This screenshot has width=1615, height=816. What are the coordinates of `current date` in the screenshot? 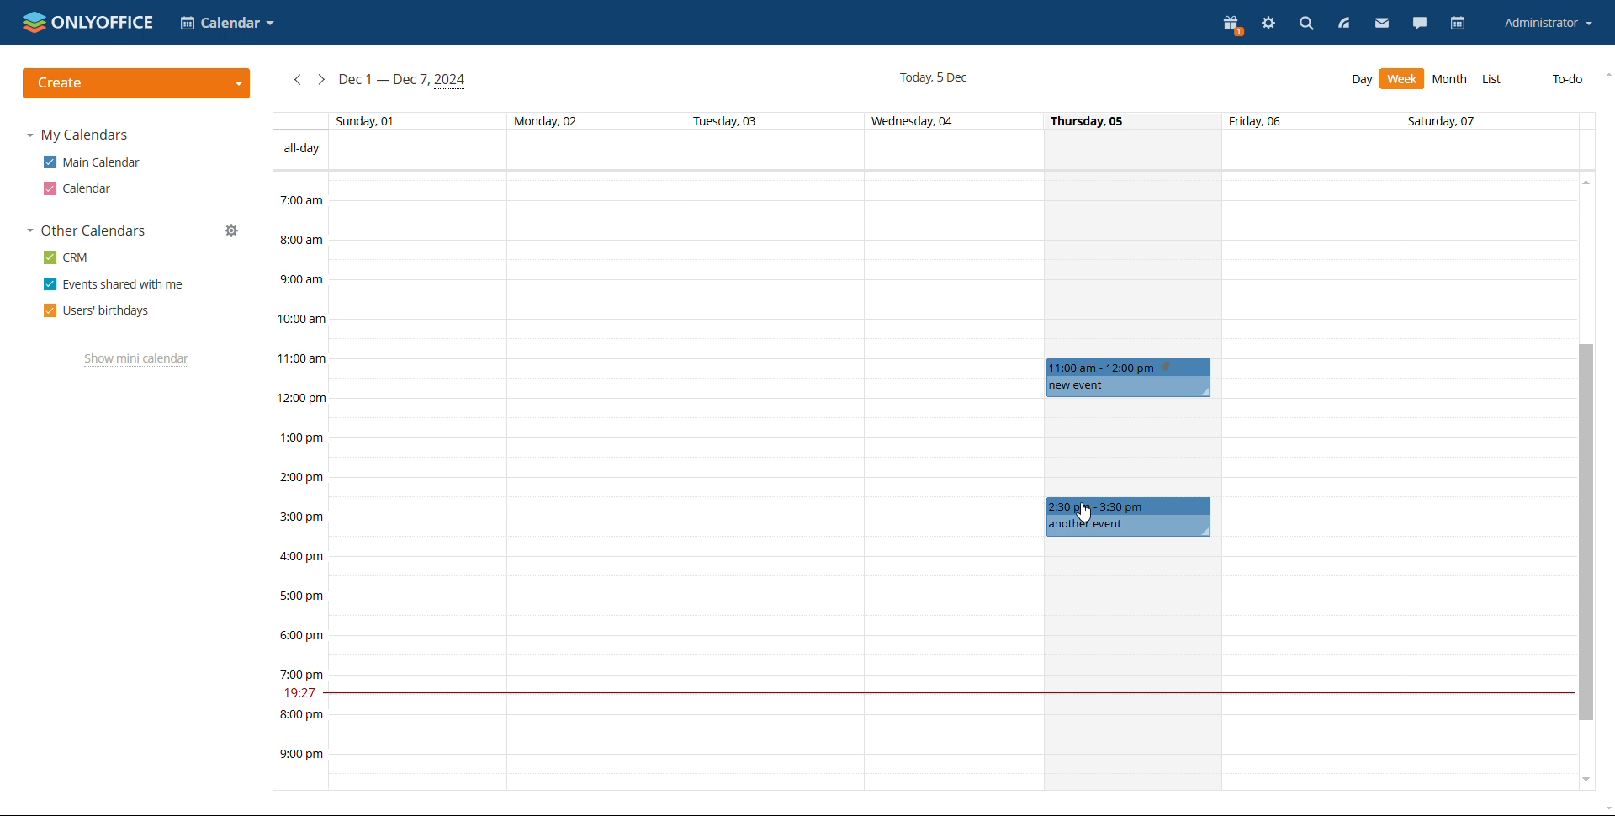 It's located at (934, 77).